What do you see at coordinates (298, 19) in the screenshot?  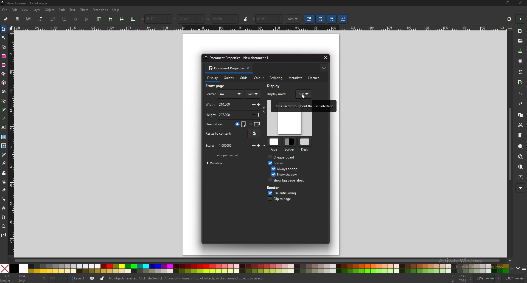 I see `Drop down` at bounding box center [298, 19].